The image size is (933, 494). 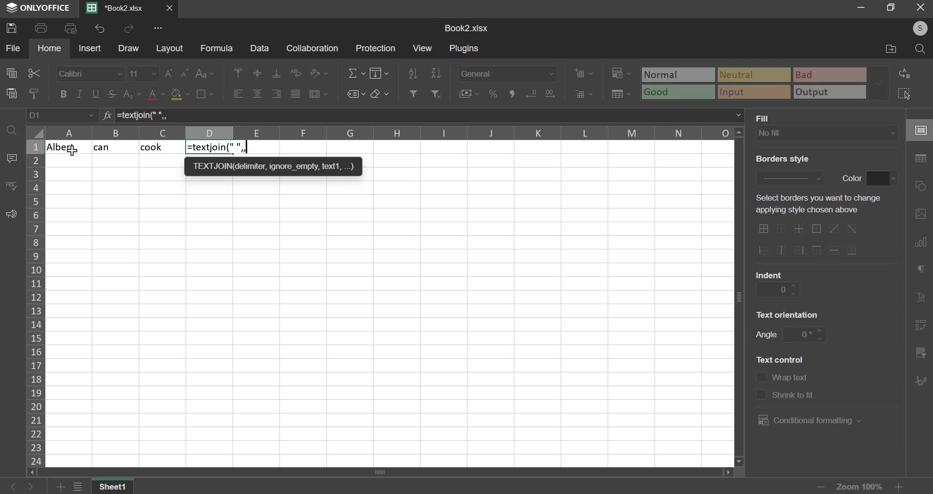 I want to click on align top, so click(x=239, y=73).